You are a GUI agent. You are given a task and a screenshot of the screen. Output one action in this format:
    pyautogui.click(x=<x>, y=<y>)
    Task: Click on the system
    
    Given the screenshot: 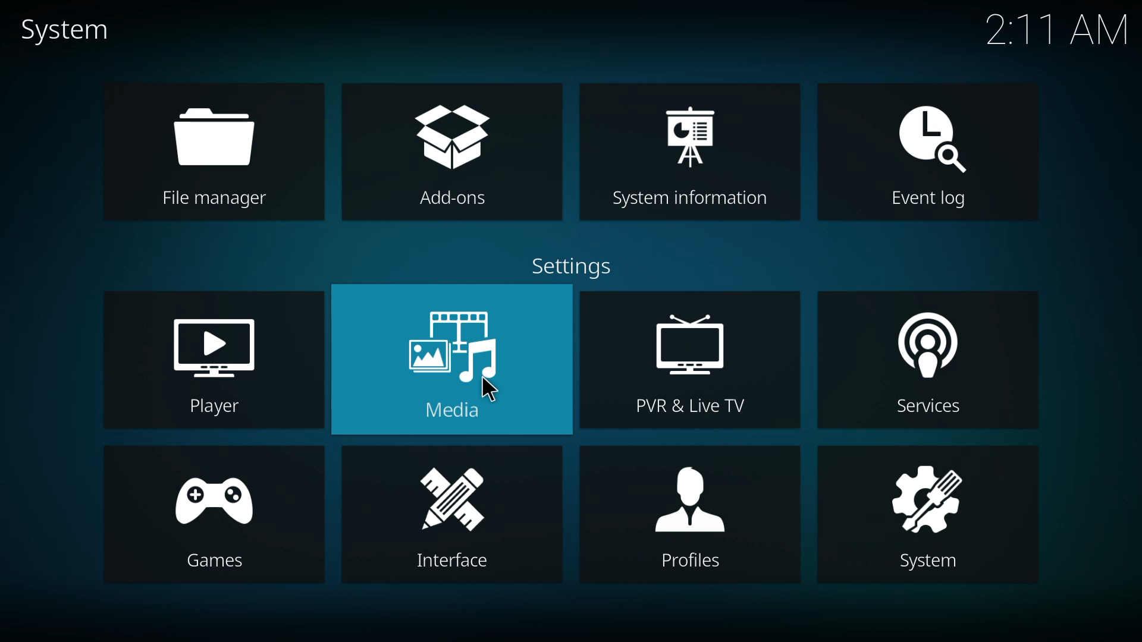 What is the action you would take?
    pyautogui.click(x=924, y=511)
    